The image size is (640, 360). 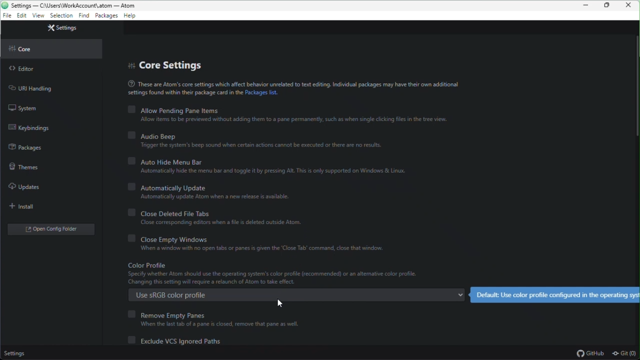 I want to click on Text, so click(x=292, y=88).